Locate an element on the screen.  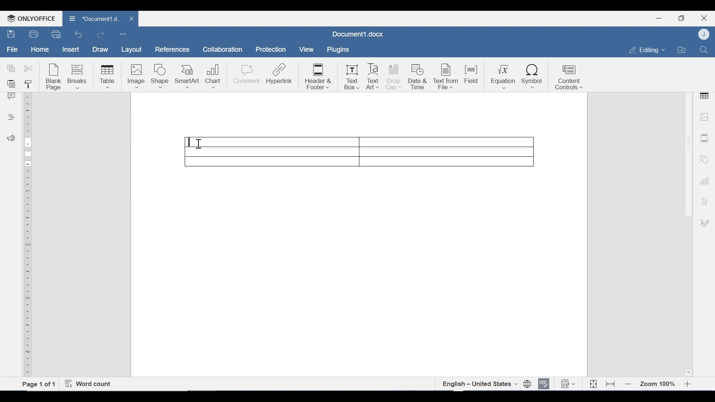
Equation is located at coordinates (503, 77).